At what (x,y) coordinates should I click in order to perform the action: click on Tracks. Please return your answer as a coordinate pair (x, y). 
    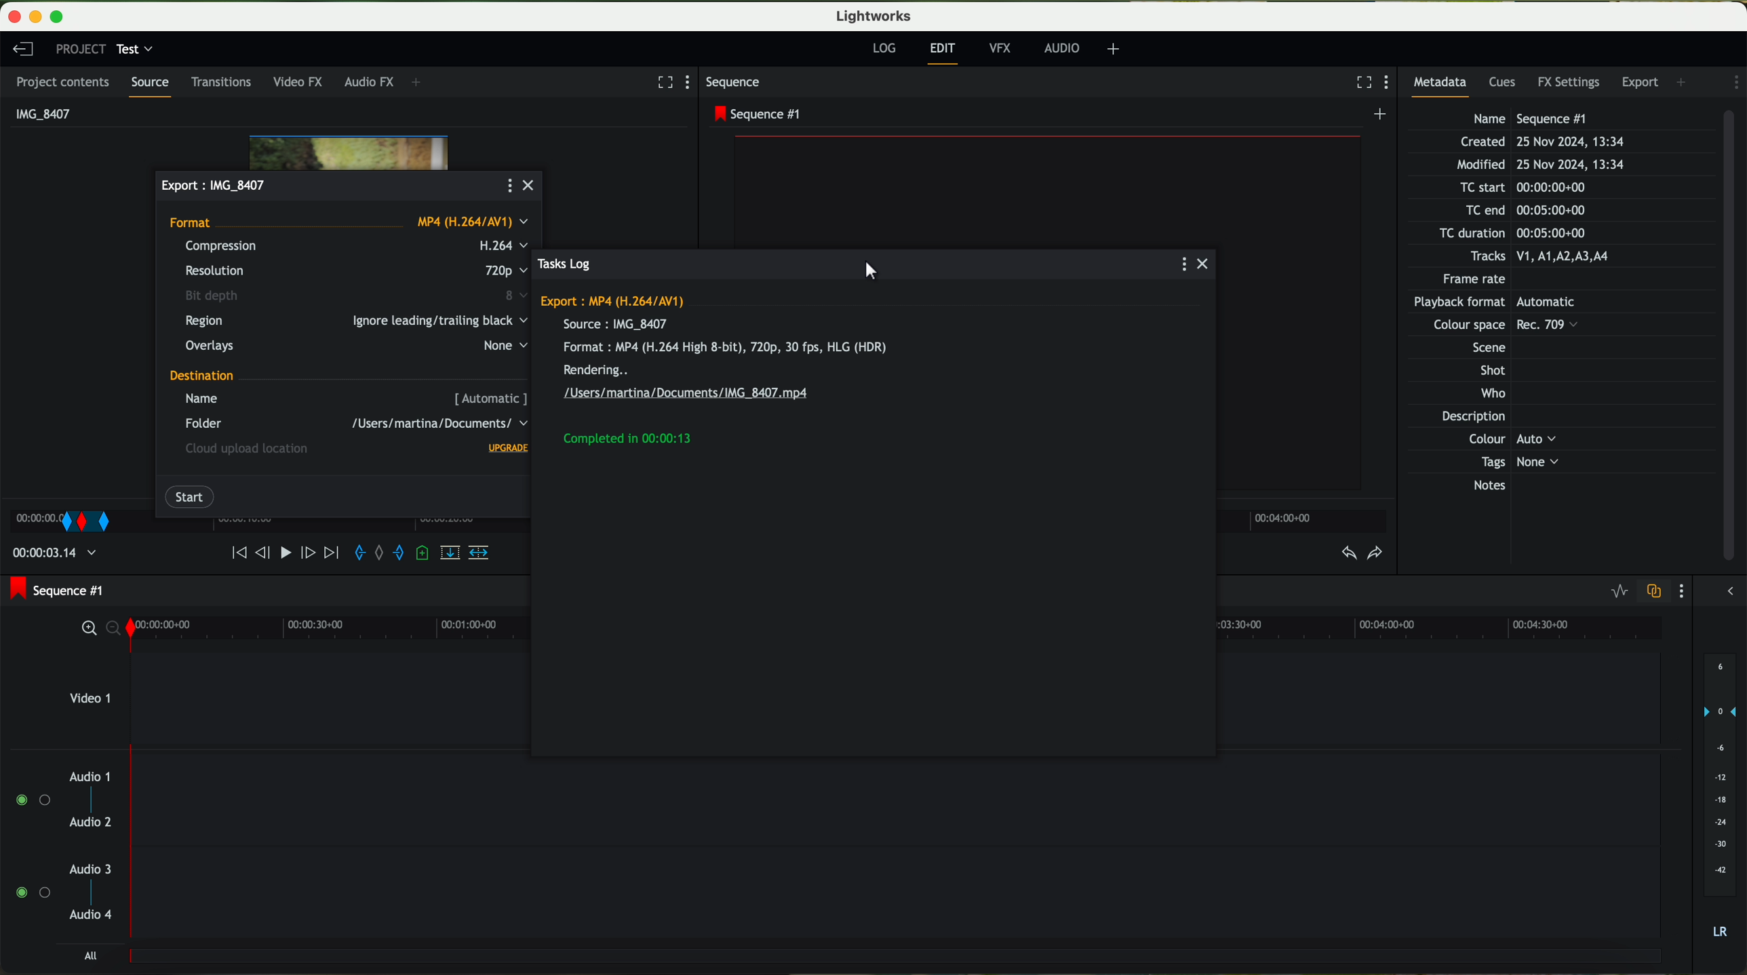
    Looking at the image, I should click on (1537, 257).